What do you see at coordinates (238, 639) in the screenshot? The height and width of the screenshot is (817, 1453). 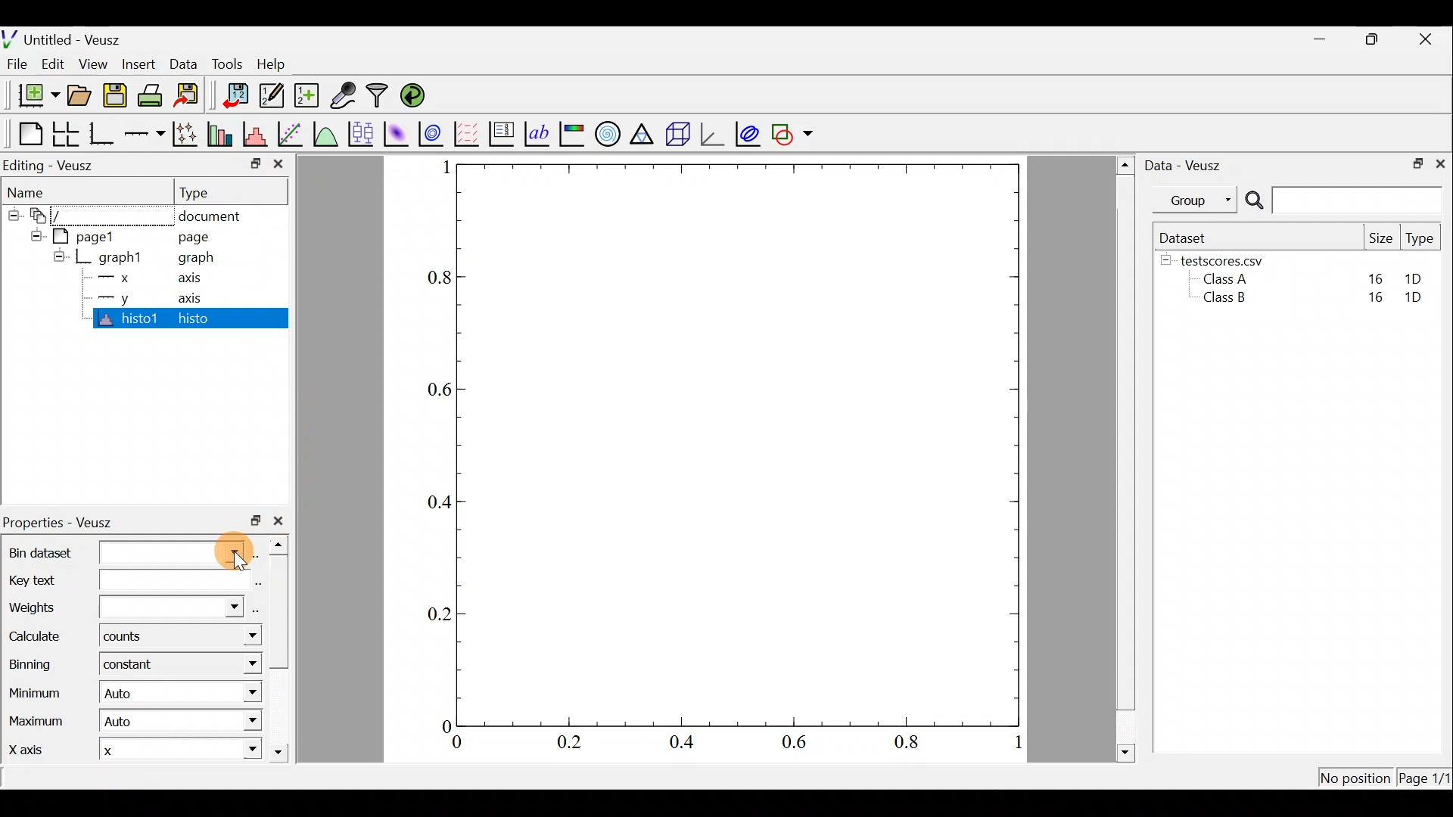 I see `Calculate` at bounding box center [238, 639].